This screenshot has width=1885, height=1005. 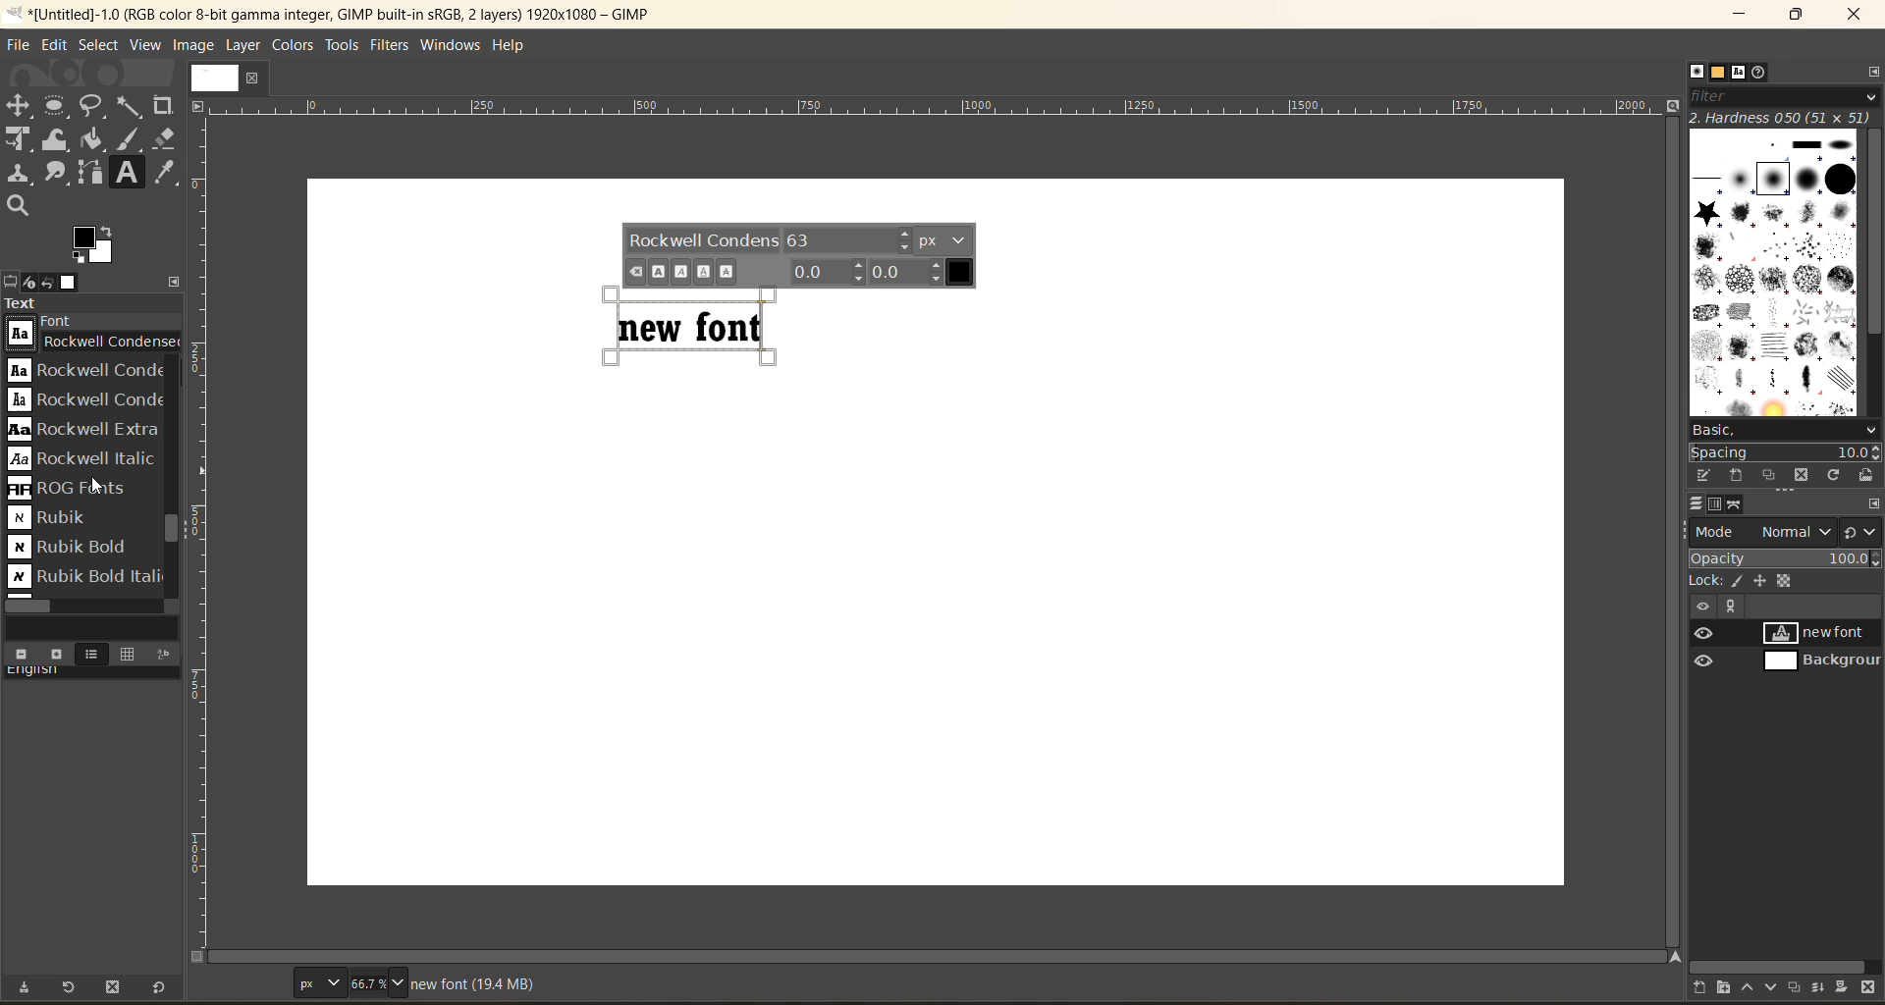 I want to click on create a duplicate layer, so click(x=1801, y=986).